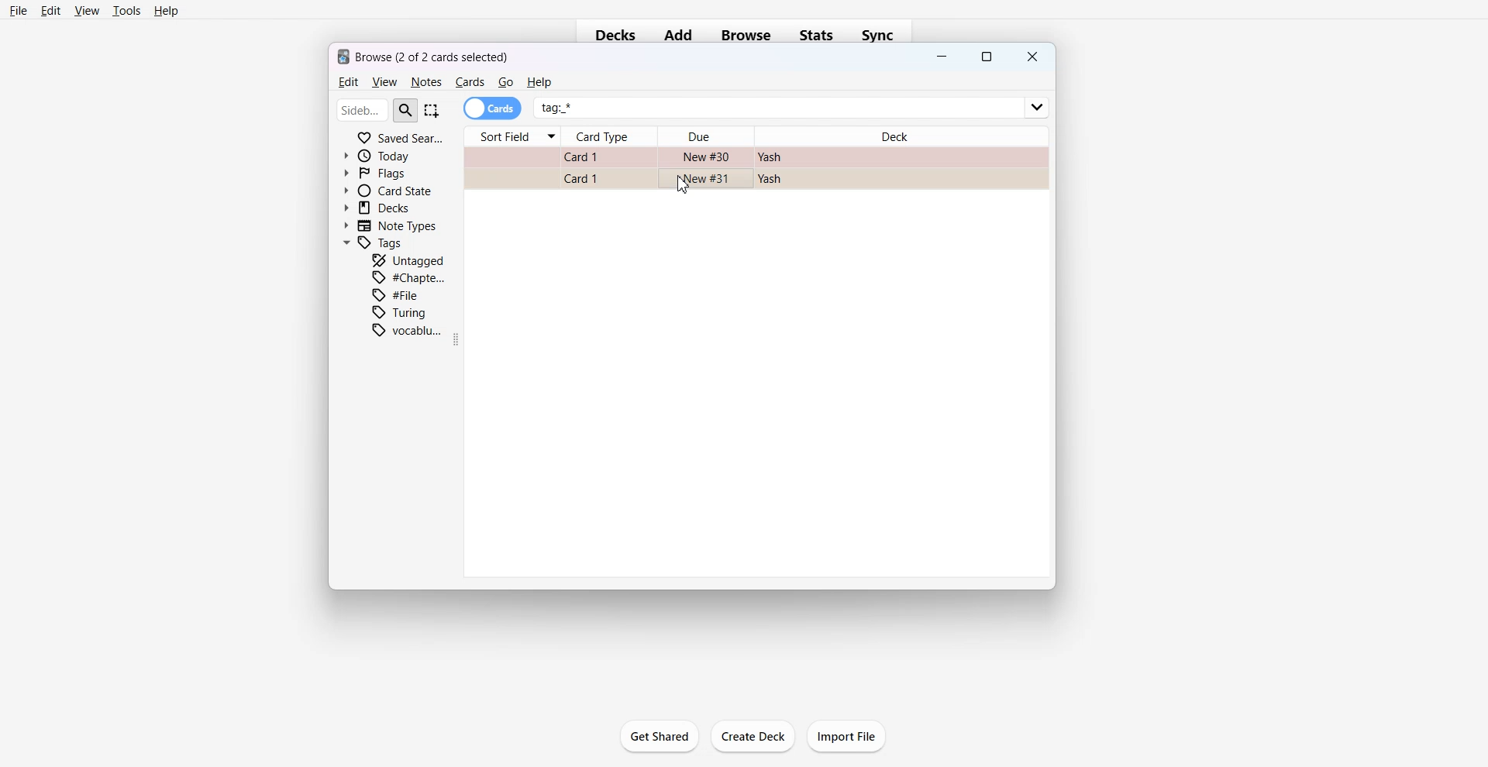 This screenshot has width=1488, height=767. Describe the element at coordinates (506, 82) in the screenshot. I see `Go` at that location.